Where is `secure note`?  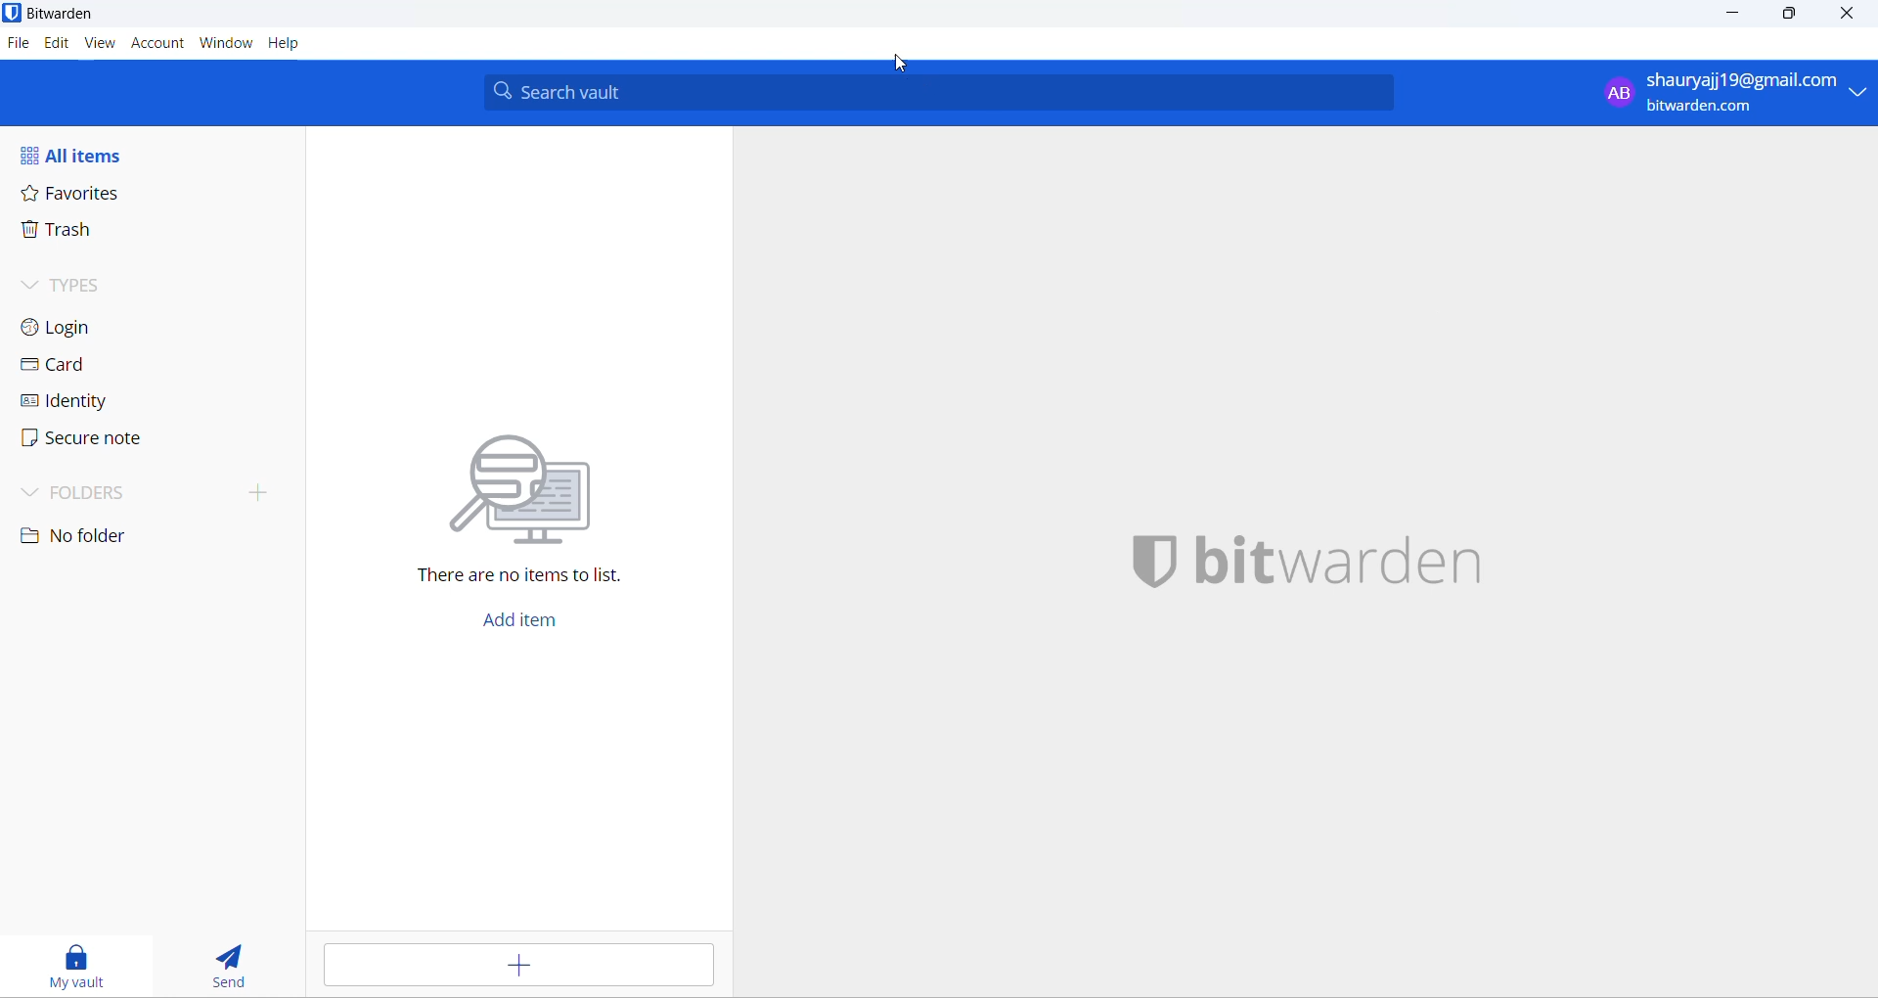 secure note is located at coordinates (85, 440).